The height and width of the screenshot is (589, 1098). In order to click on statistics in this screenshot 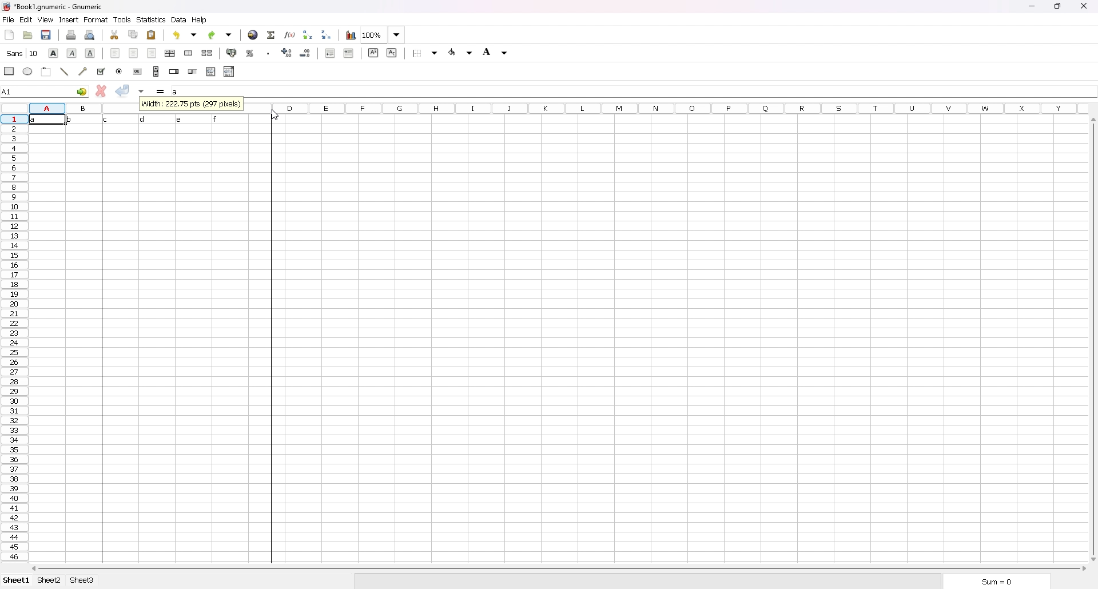, I will do `click(152, 19)`.